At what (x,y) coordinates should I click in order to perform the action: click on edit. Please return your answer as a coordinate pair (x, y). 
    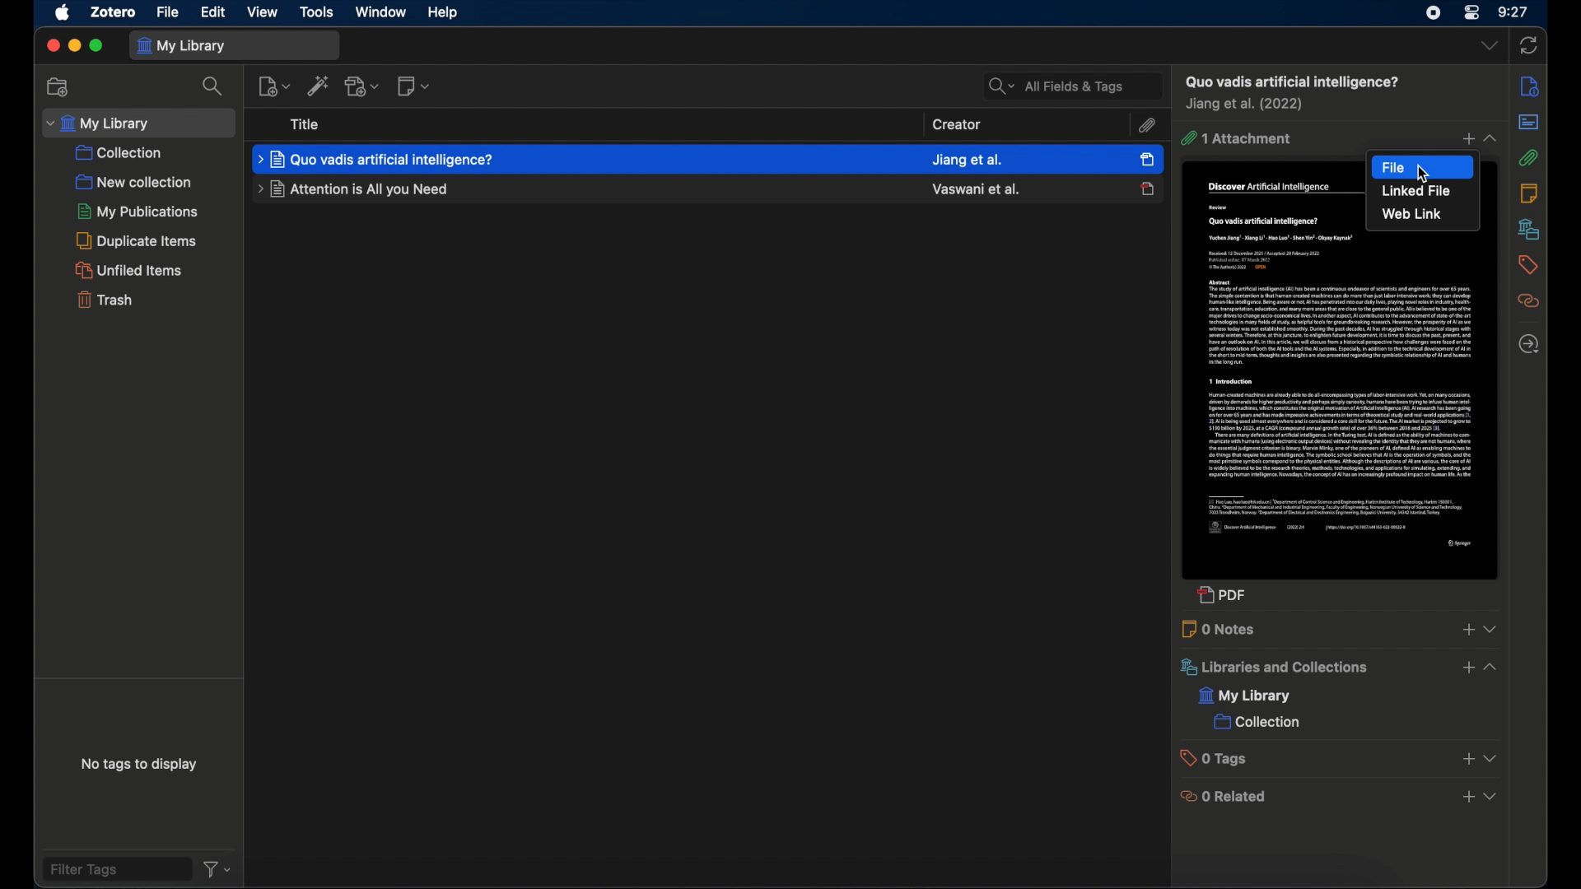
    Looking at the image, I should click on (212, 12).